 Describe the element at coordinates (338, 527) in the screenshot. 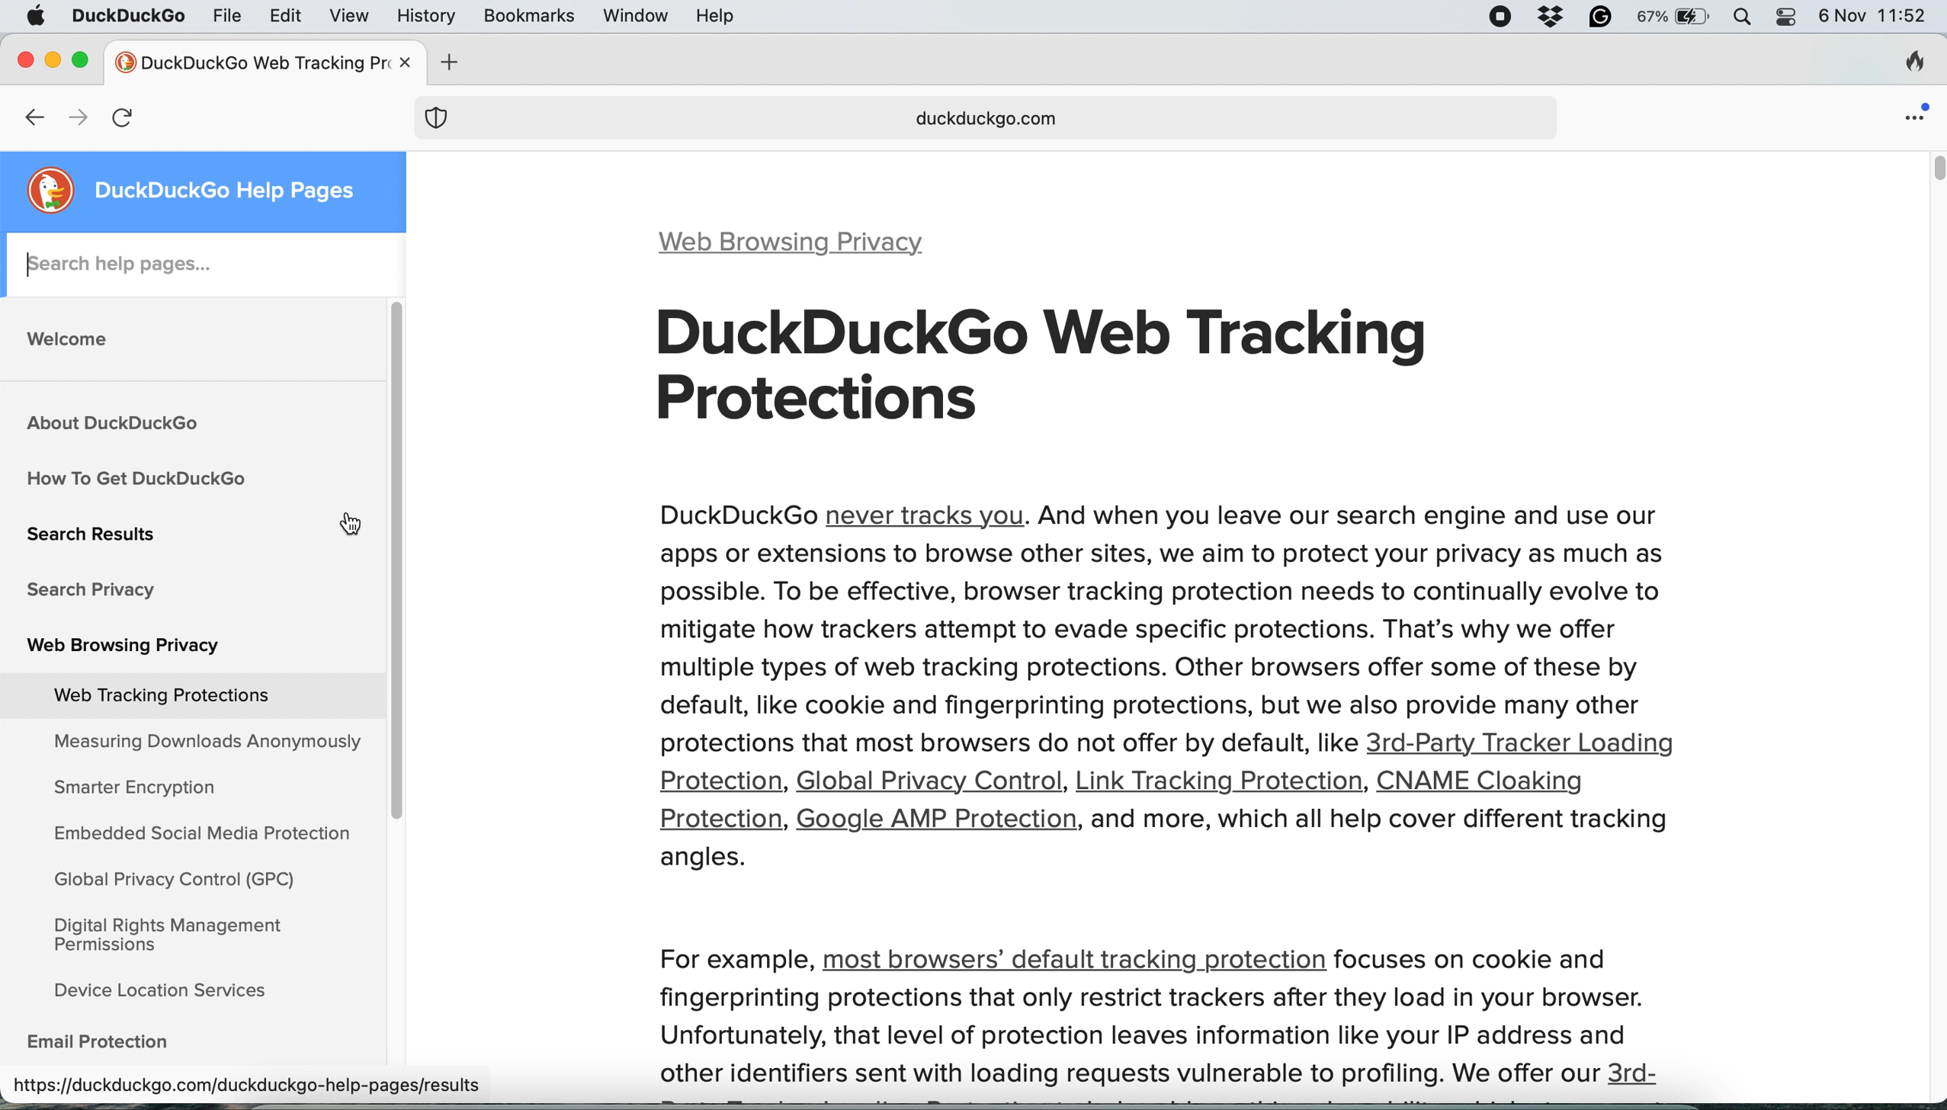

I see `cursor` at that location.